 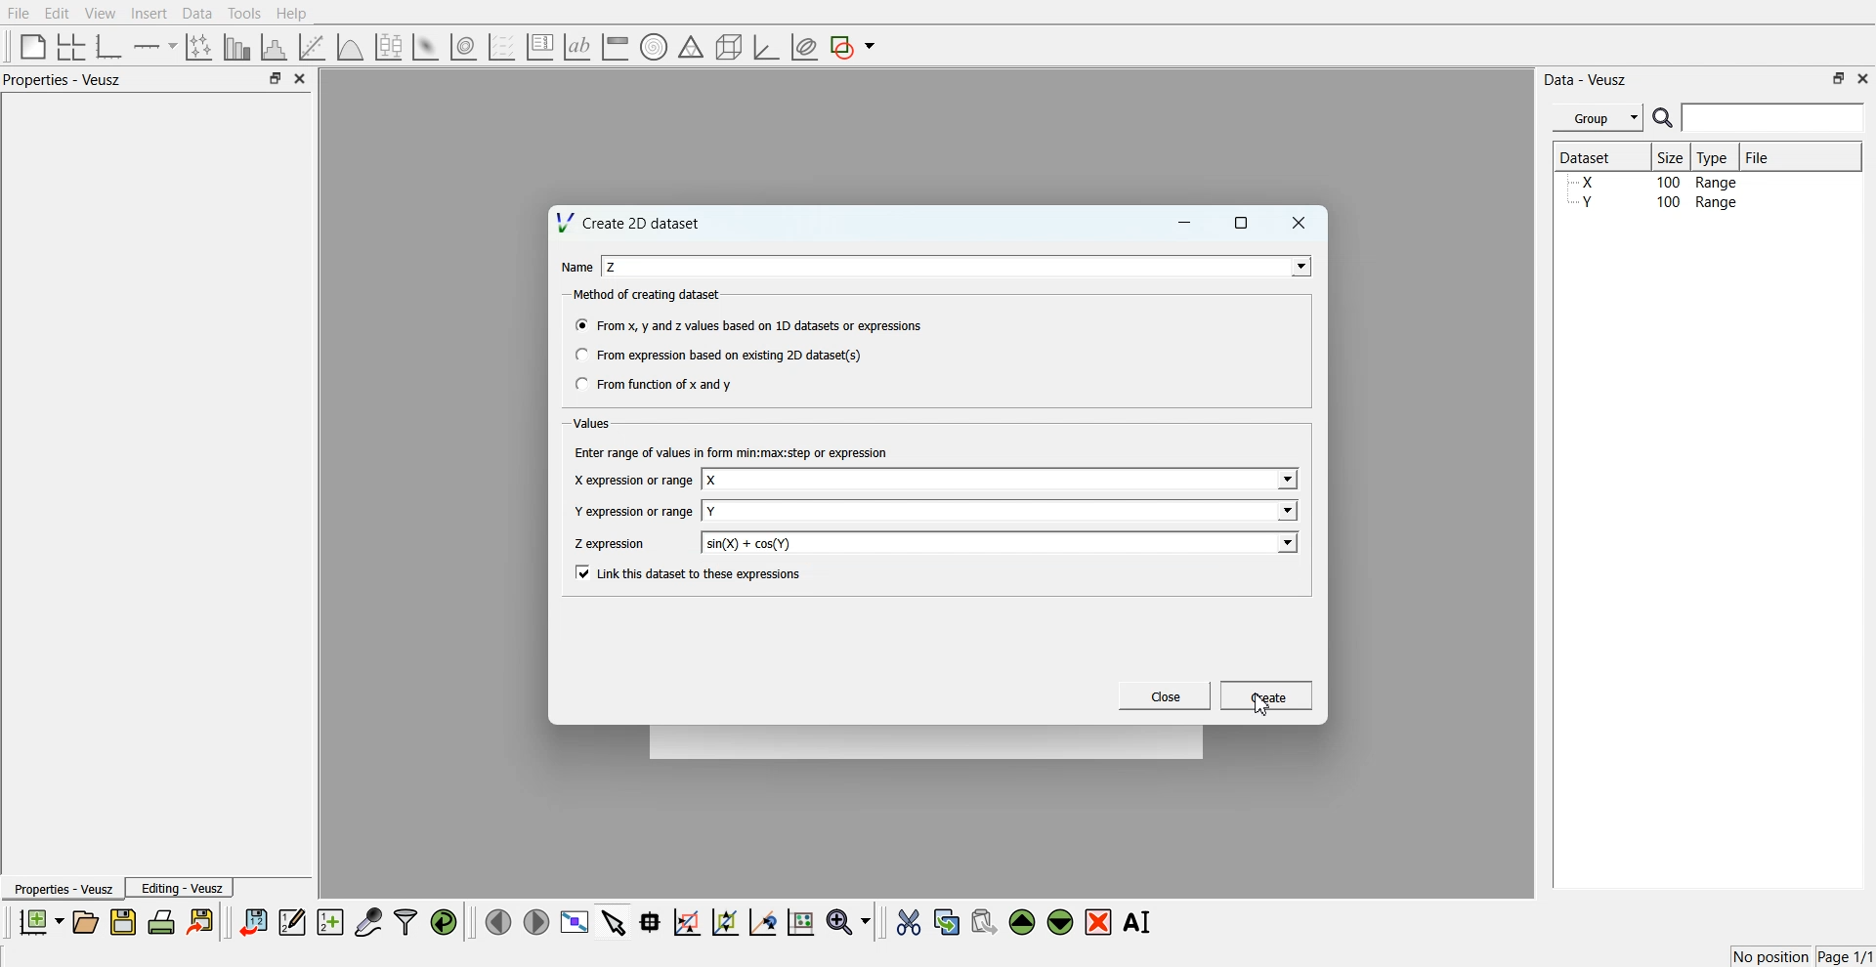 I want to click on Dataset, so click(x=1595, y=156).